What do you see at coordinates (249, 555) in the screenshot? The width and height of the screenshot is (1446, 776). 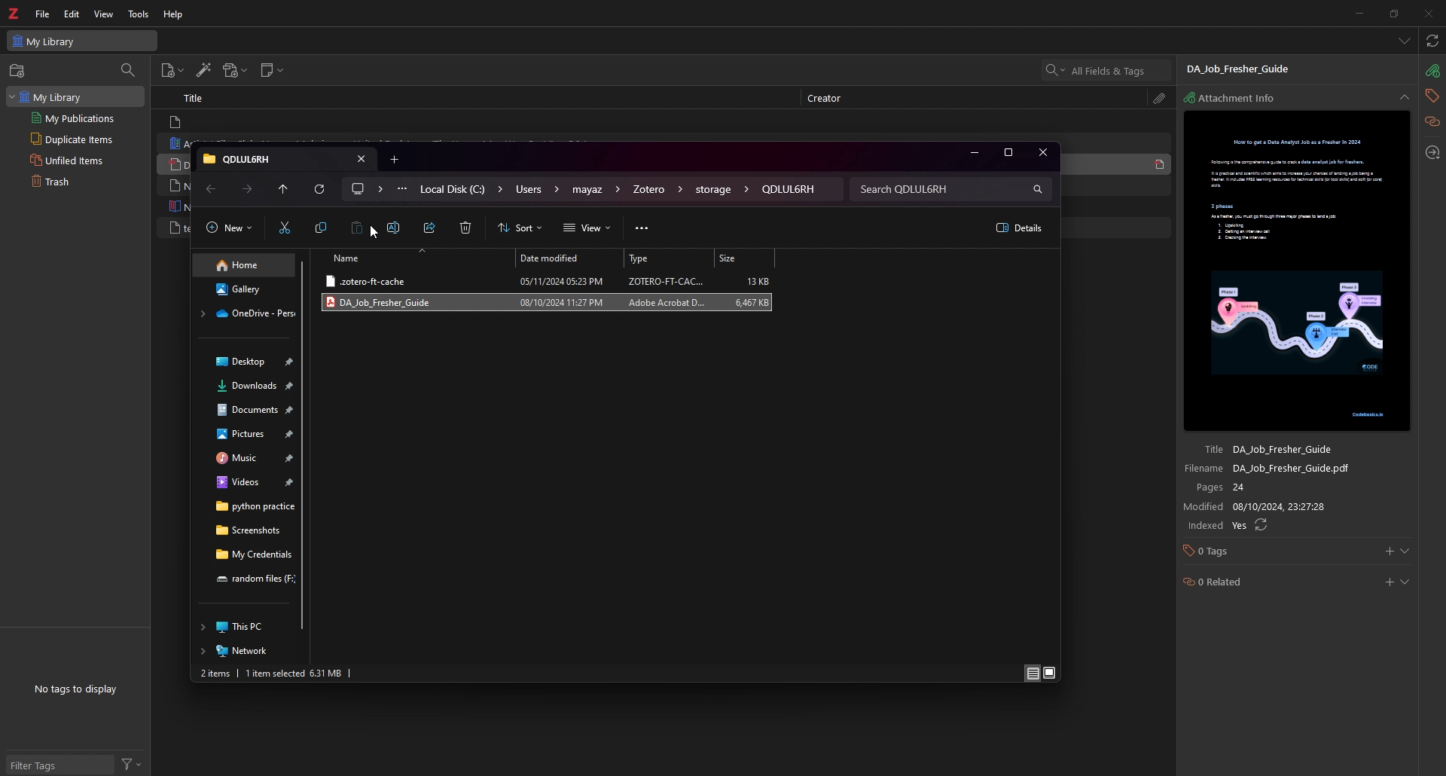 I see `folder` at bounding box center [249, 555].